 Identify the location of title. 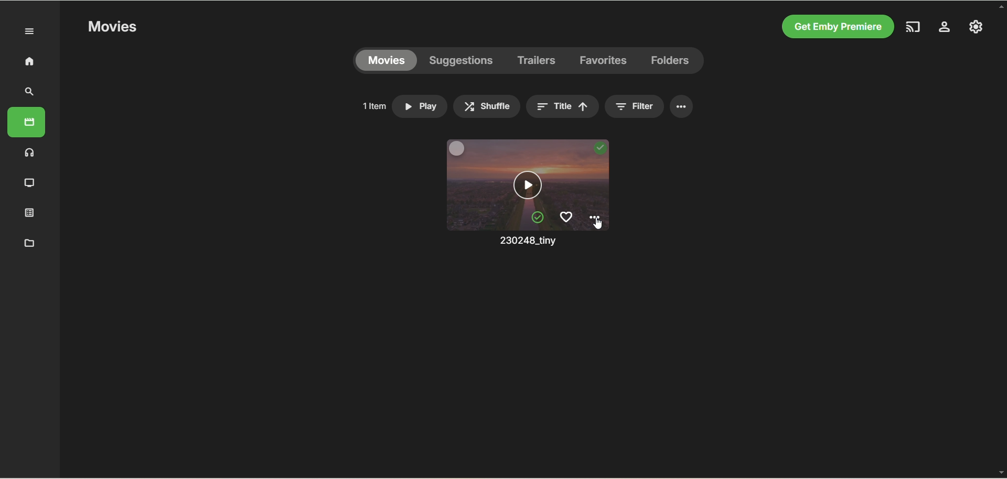
(562, 106).